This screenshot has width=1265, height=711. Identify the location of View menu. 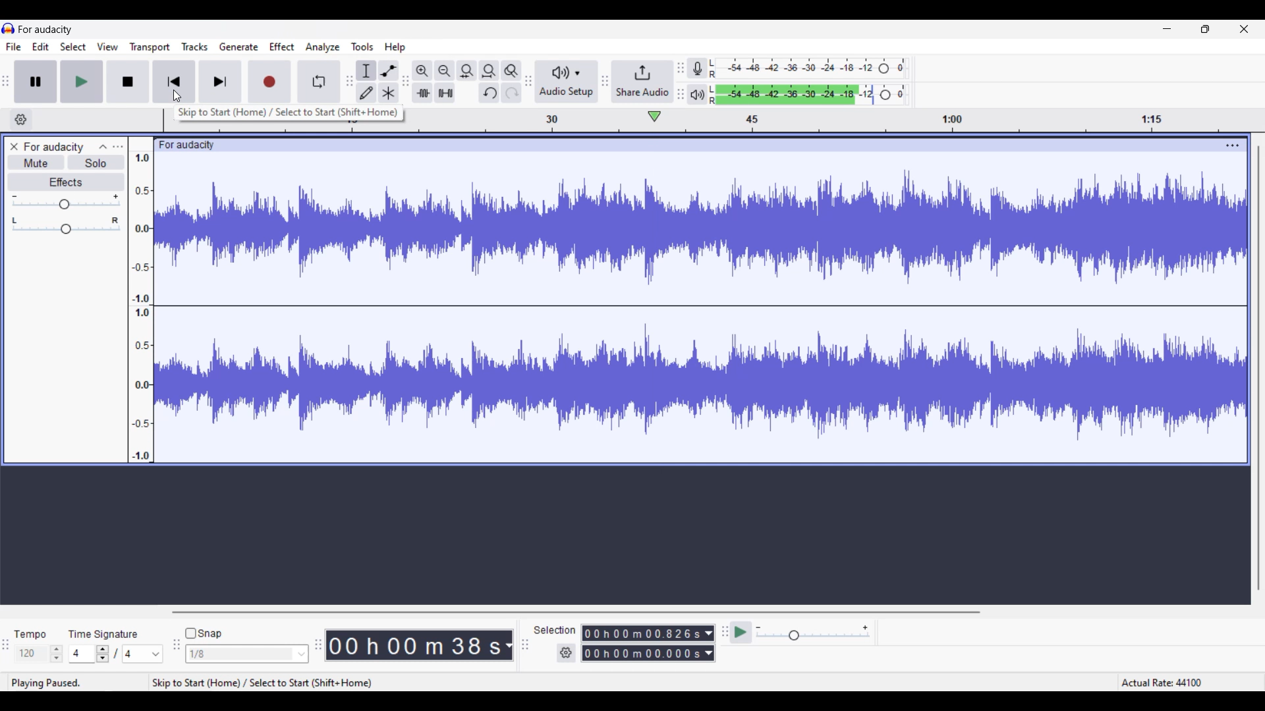
(107, 46).